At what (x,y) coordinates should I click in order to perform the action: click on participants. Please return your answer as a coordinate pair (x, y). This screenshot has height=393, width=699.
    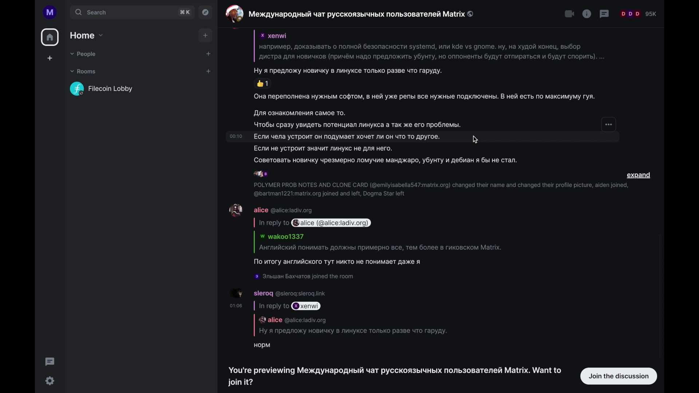
    Looking at the image, I should click on (262, 173).